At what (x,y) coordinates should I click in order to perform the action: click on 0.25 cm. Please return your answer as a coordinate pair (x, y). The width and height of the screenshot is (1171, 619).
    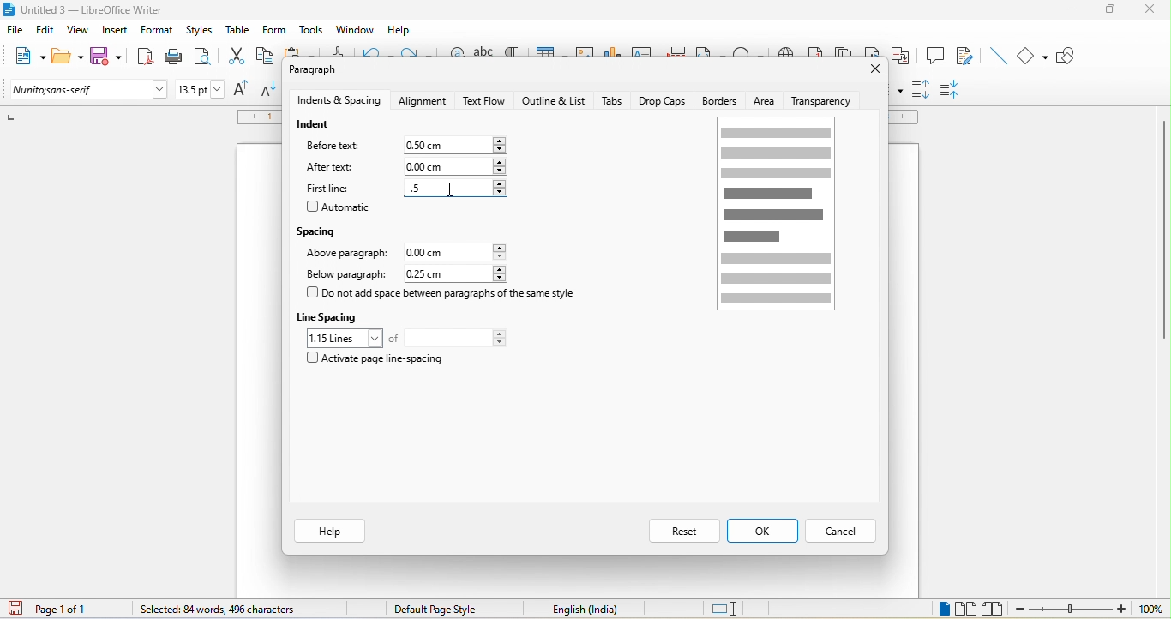
    Looking at the image, I should click on (443, 274).